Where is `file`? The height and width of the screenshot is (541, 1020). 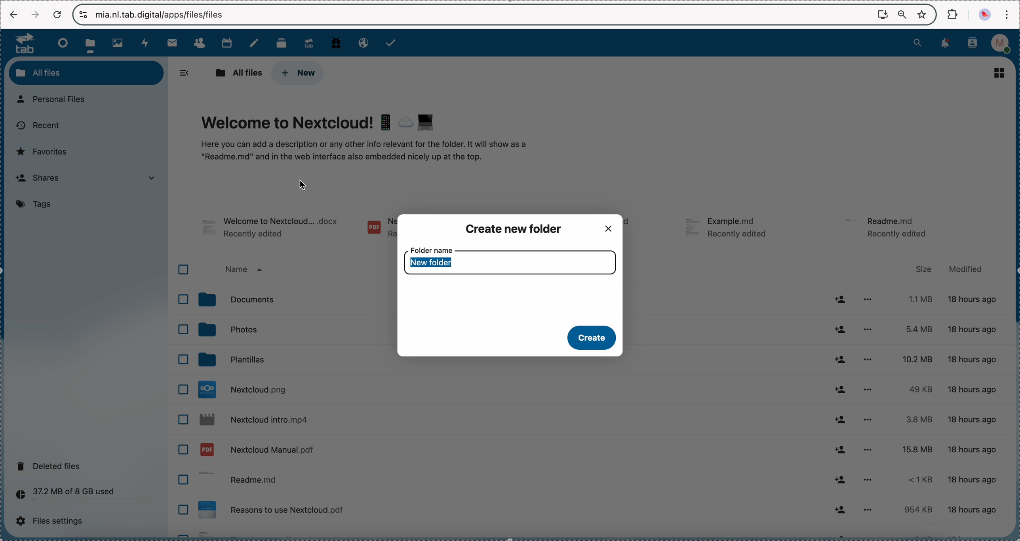
file is located at coordinates (593, 533).